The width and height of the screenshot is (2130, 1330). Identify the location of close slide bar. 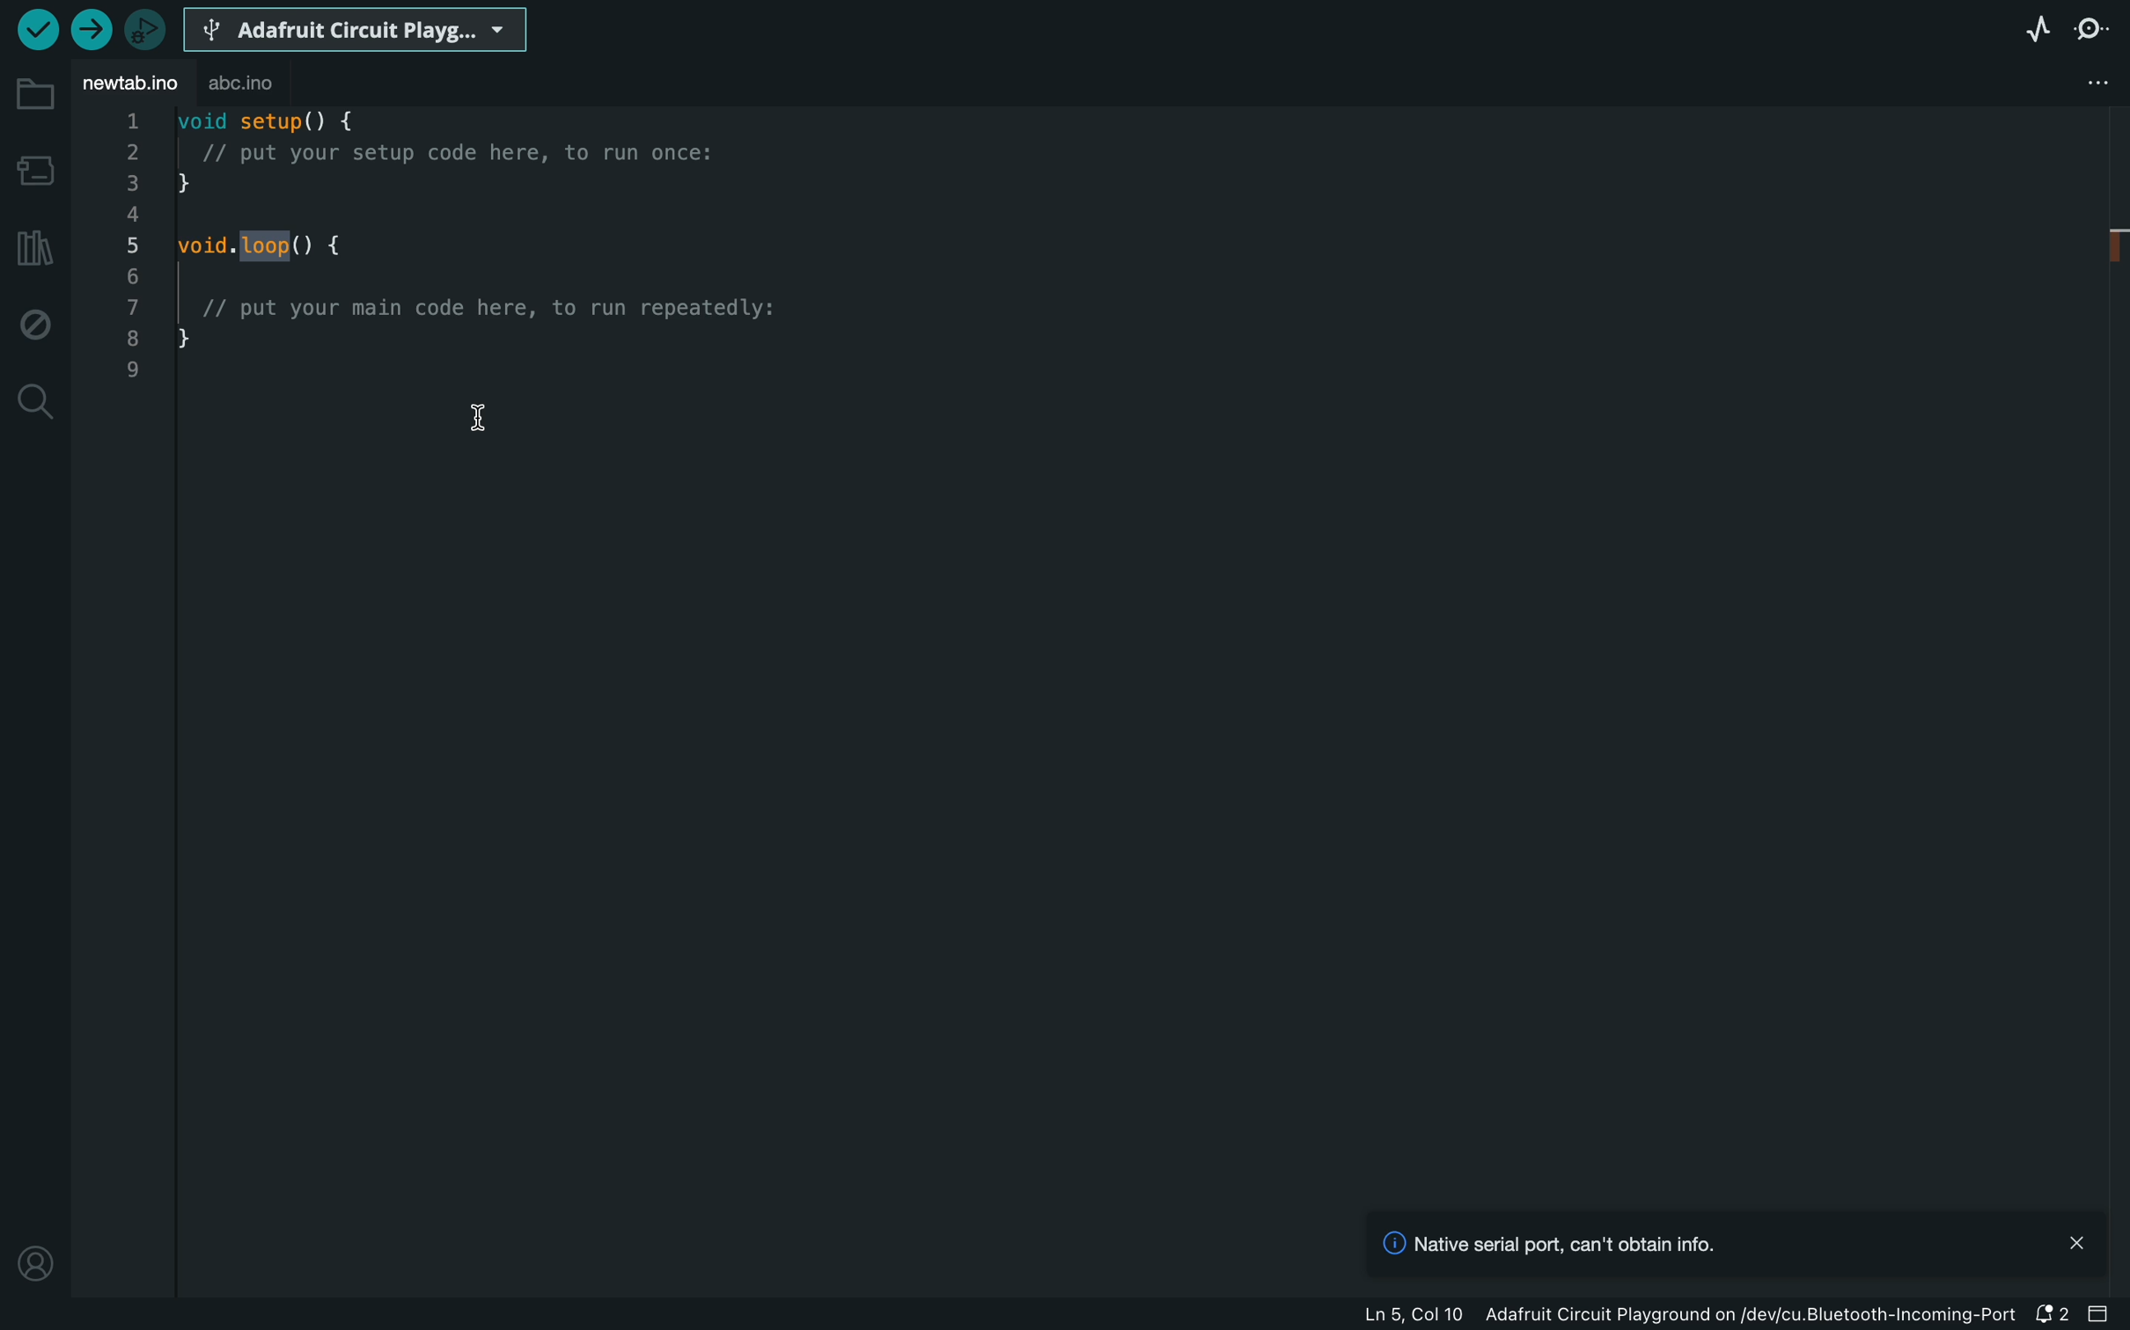
(2101, 1313).